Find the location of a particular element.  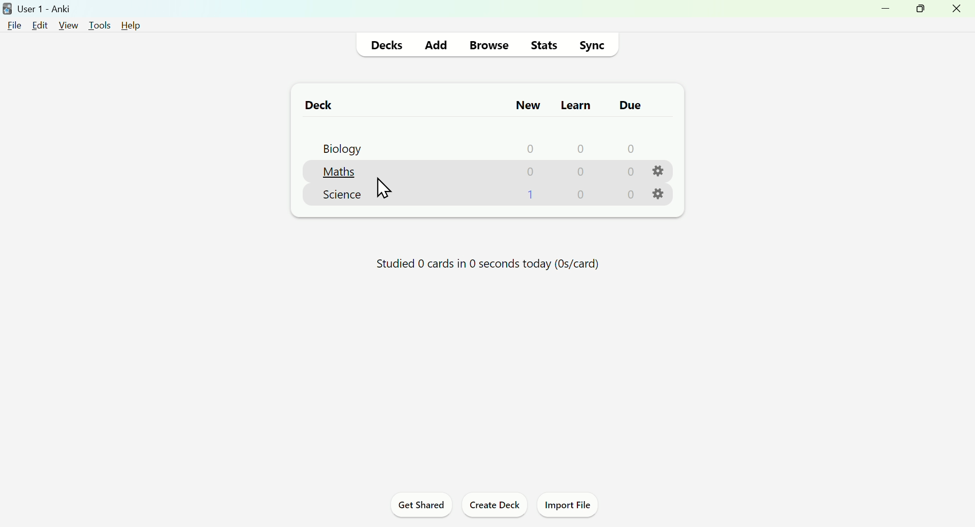

File is located at coordinates (15, 25).